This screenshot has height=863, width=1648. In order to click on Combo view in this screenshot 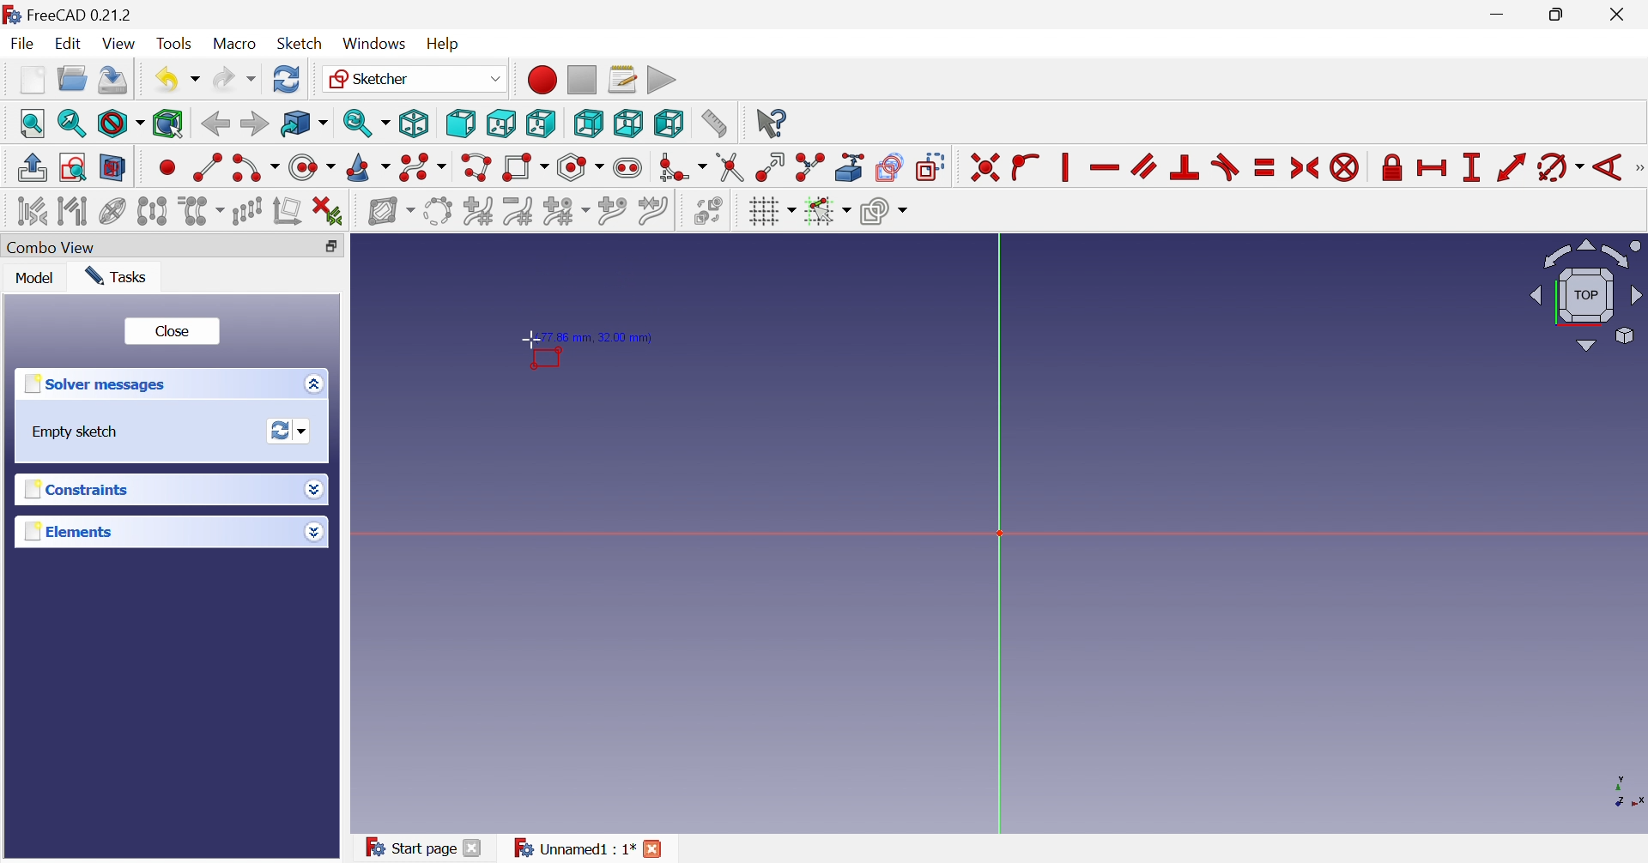, I will do `click(58, 248)`.